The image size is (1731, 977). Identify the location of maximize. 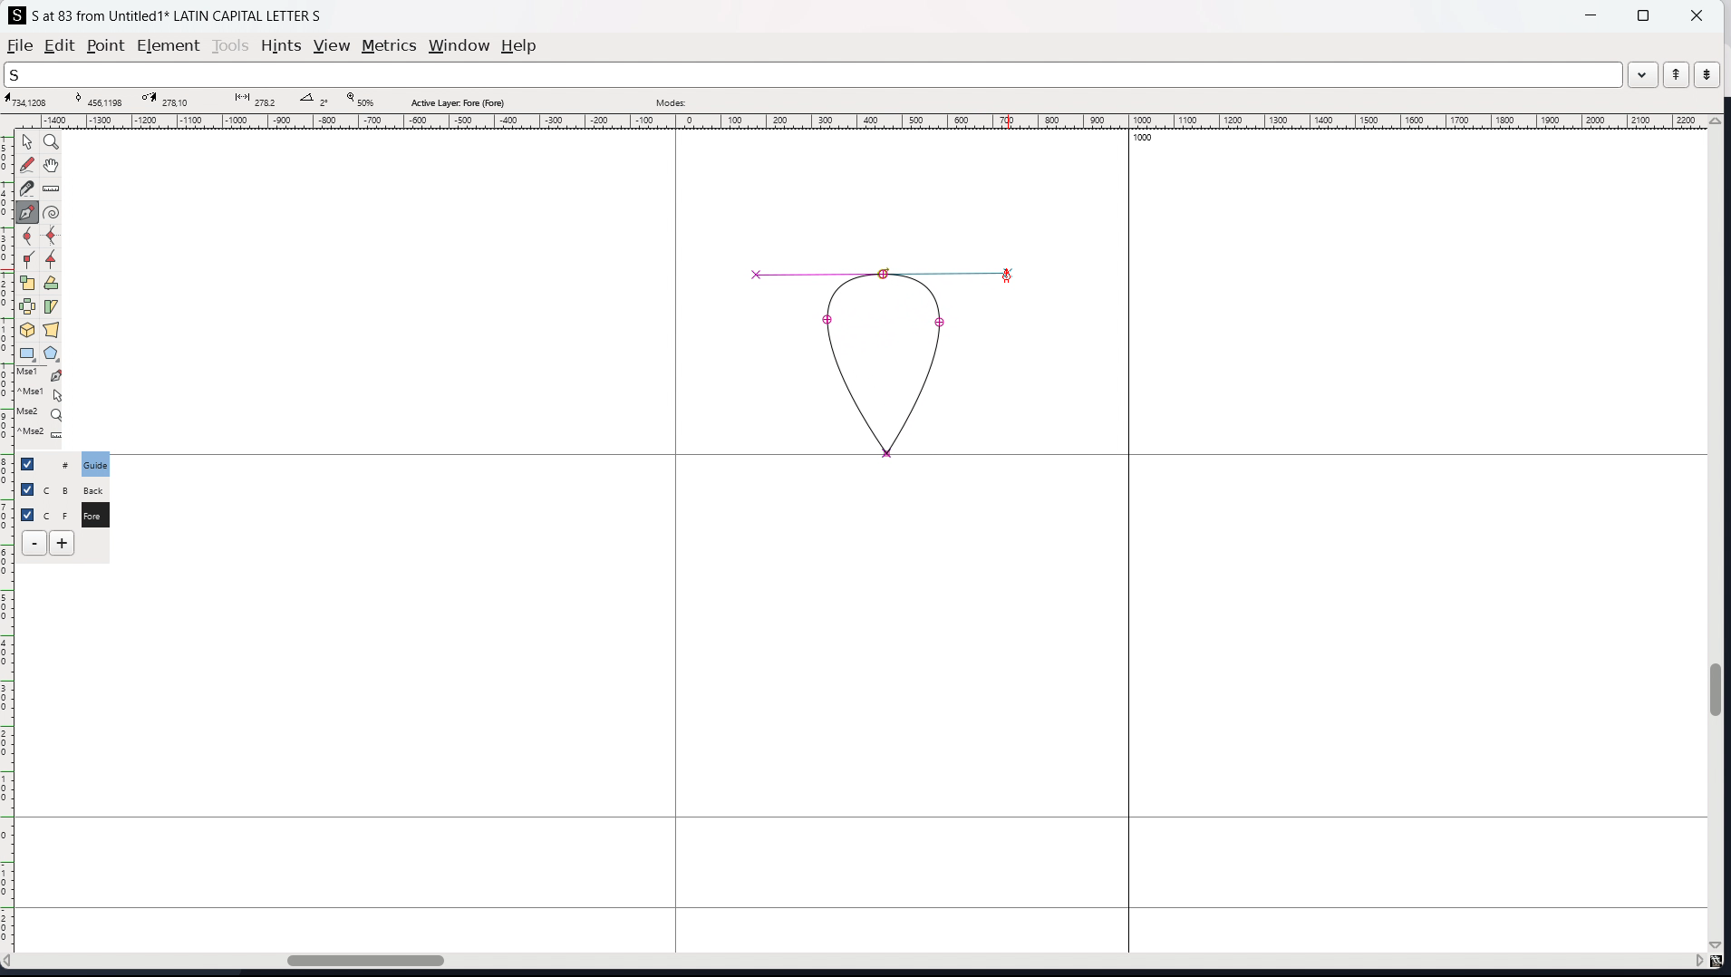
(1643, 15).